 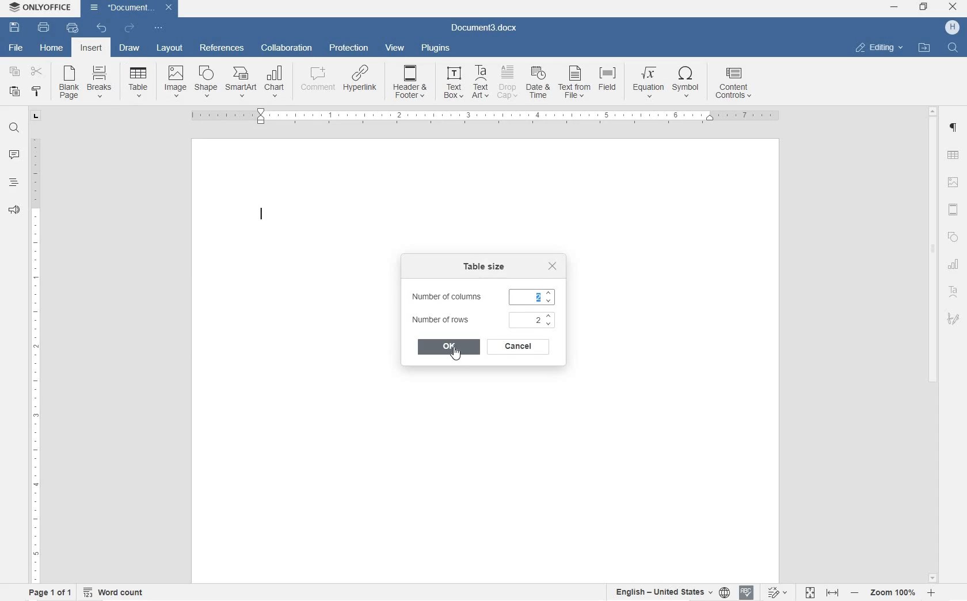 I want to click on HEADINGS, so click(x=12, y=185).